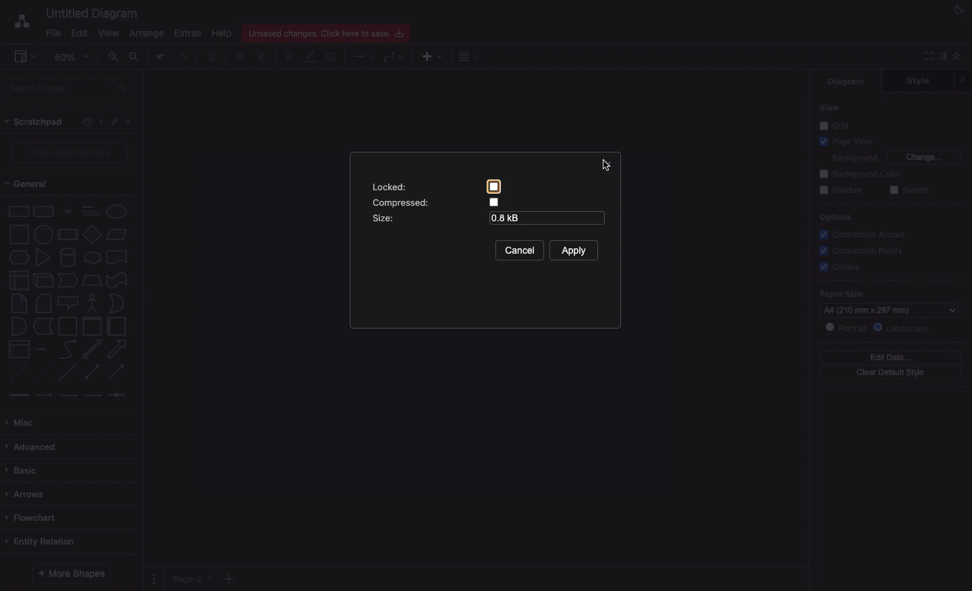  Describe the element at coordinates (331, 58) in the screenshot. I see `Duplicate` at that location.